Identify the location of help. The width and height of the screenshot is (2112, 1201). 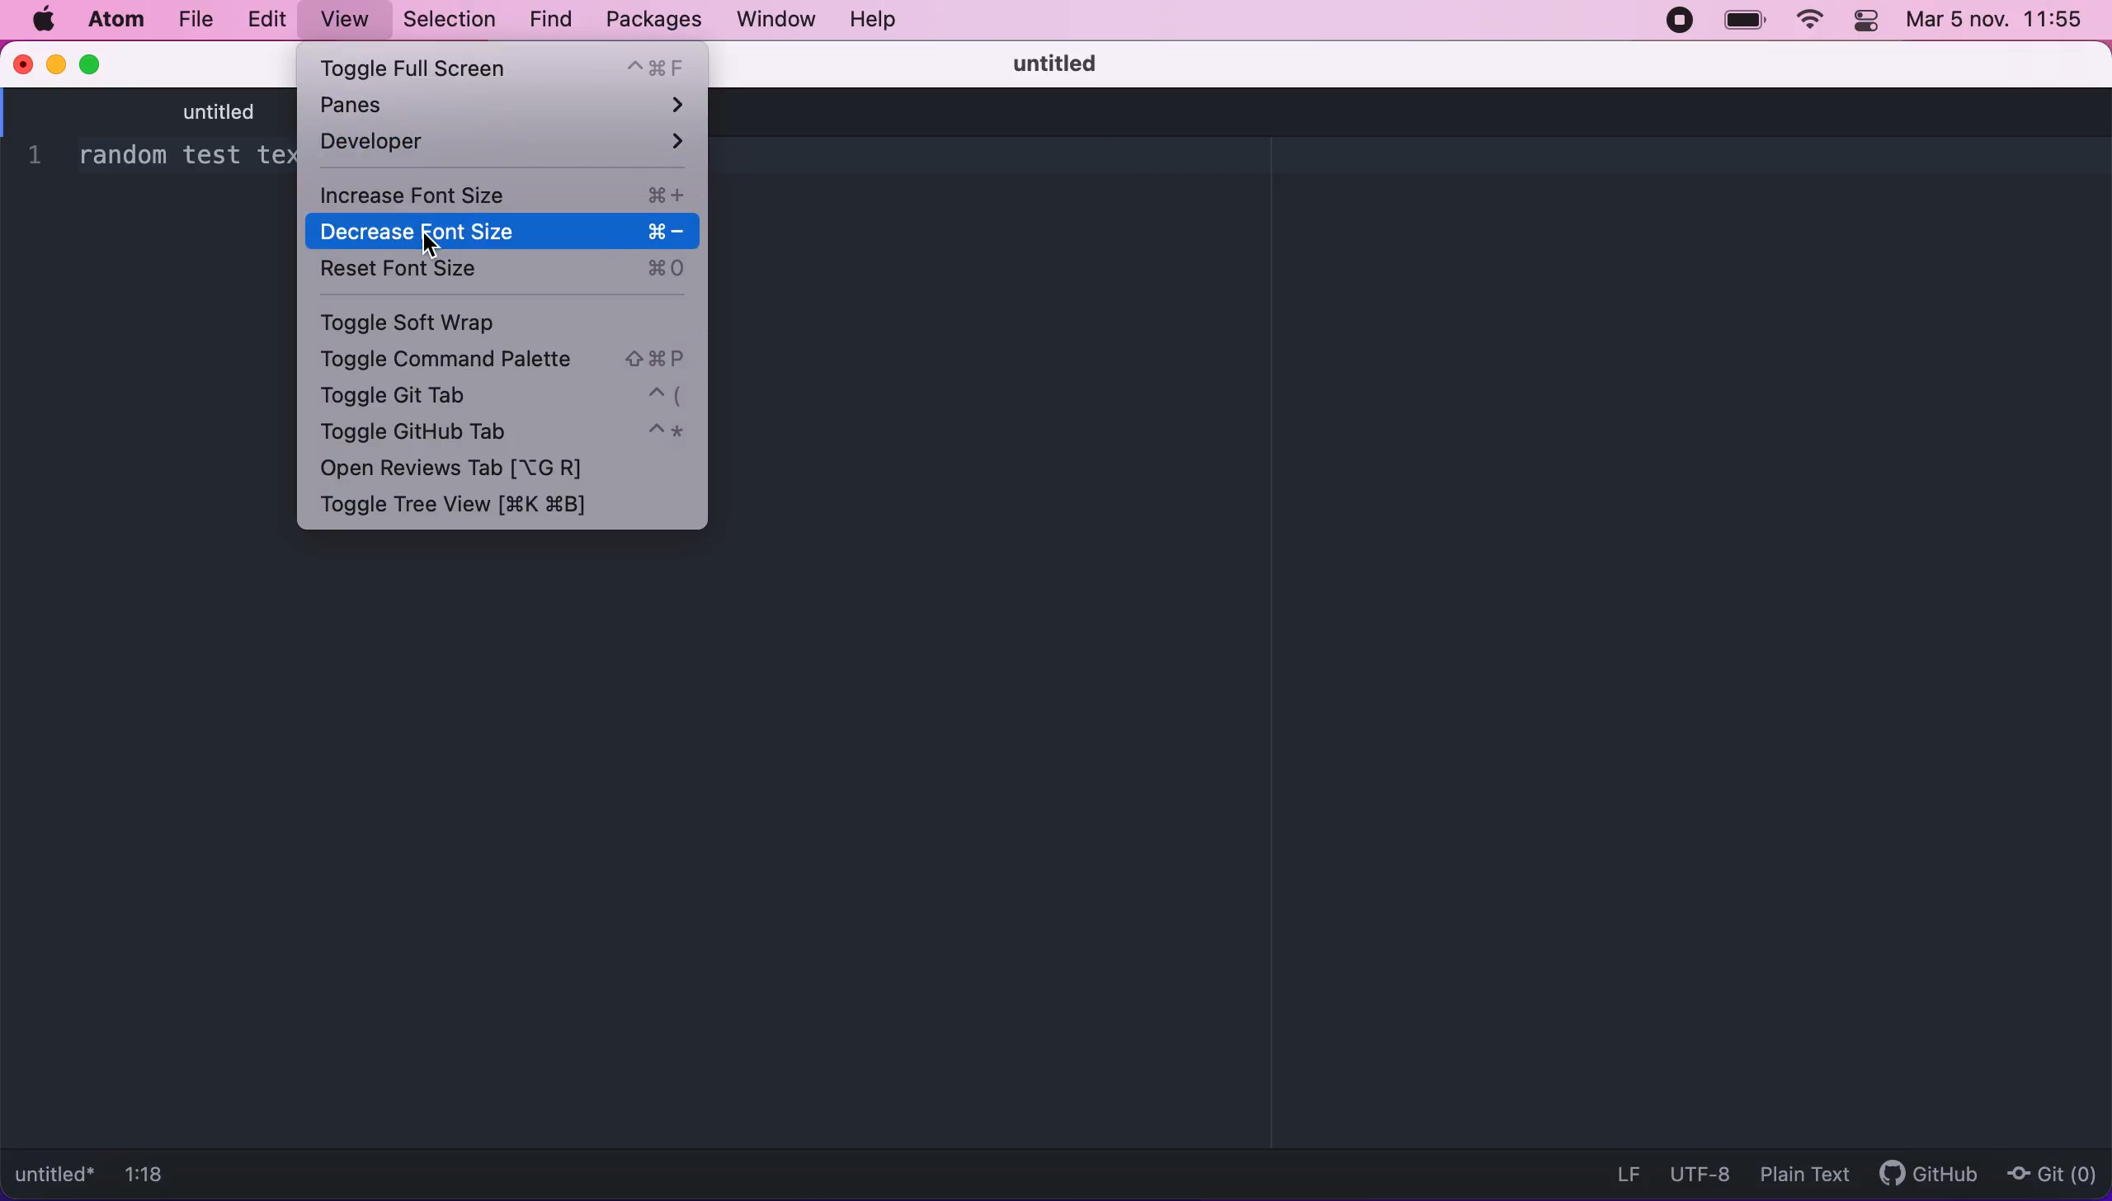
(876, 19).